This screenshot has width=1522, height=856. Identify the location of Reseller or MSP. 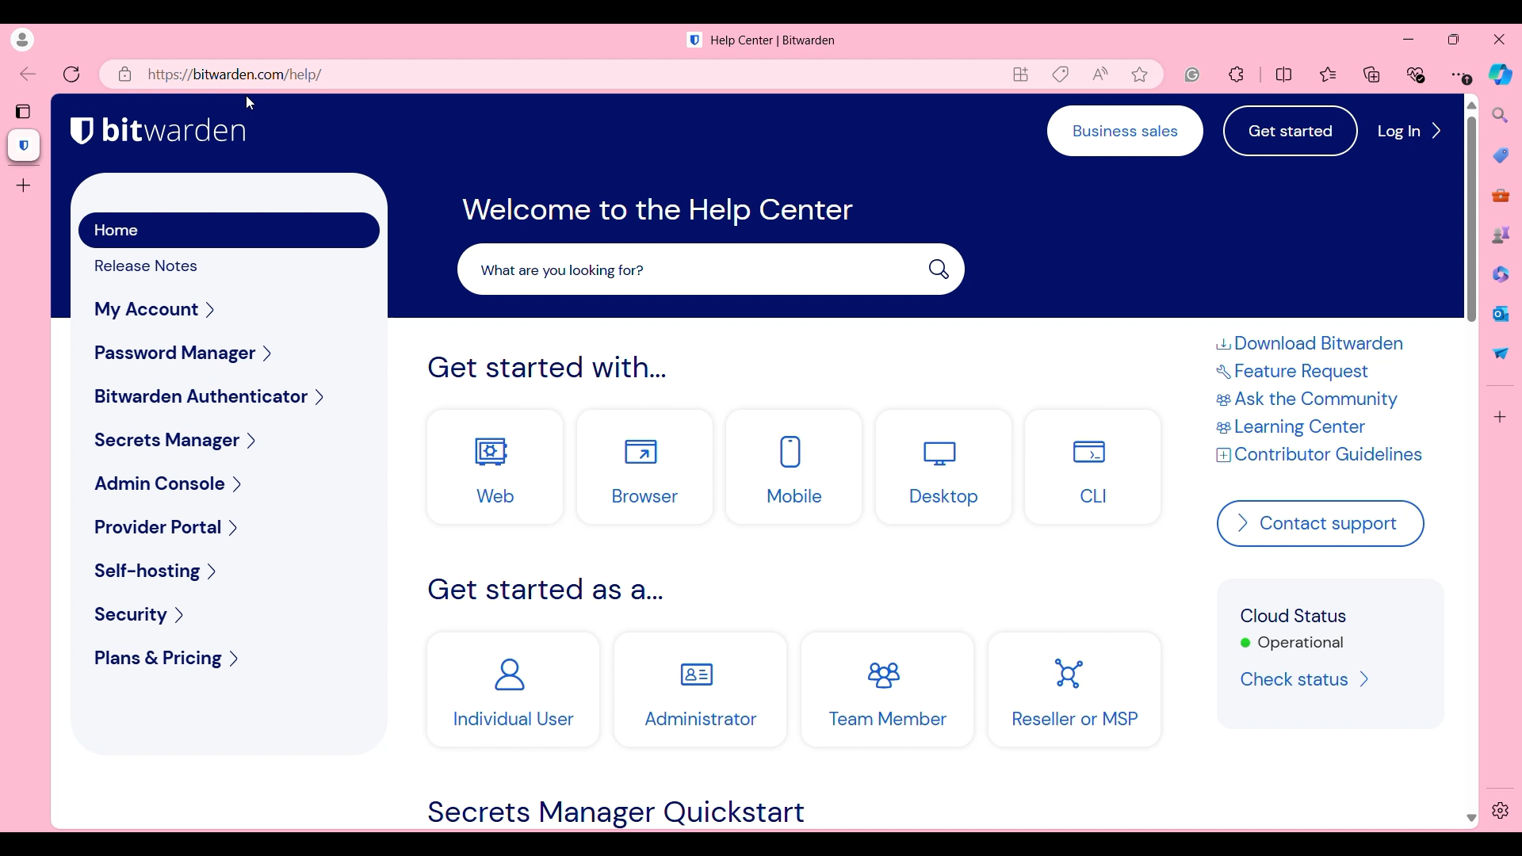
(1076, 690).